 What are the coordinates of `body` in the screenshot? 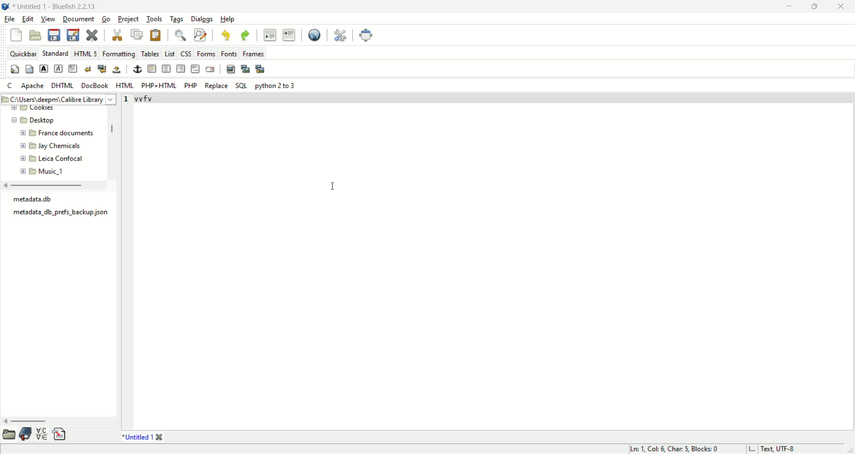 It's located at (29, 69).